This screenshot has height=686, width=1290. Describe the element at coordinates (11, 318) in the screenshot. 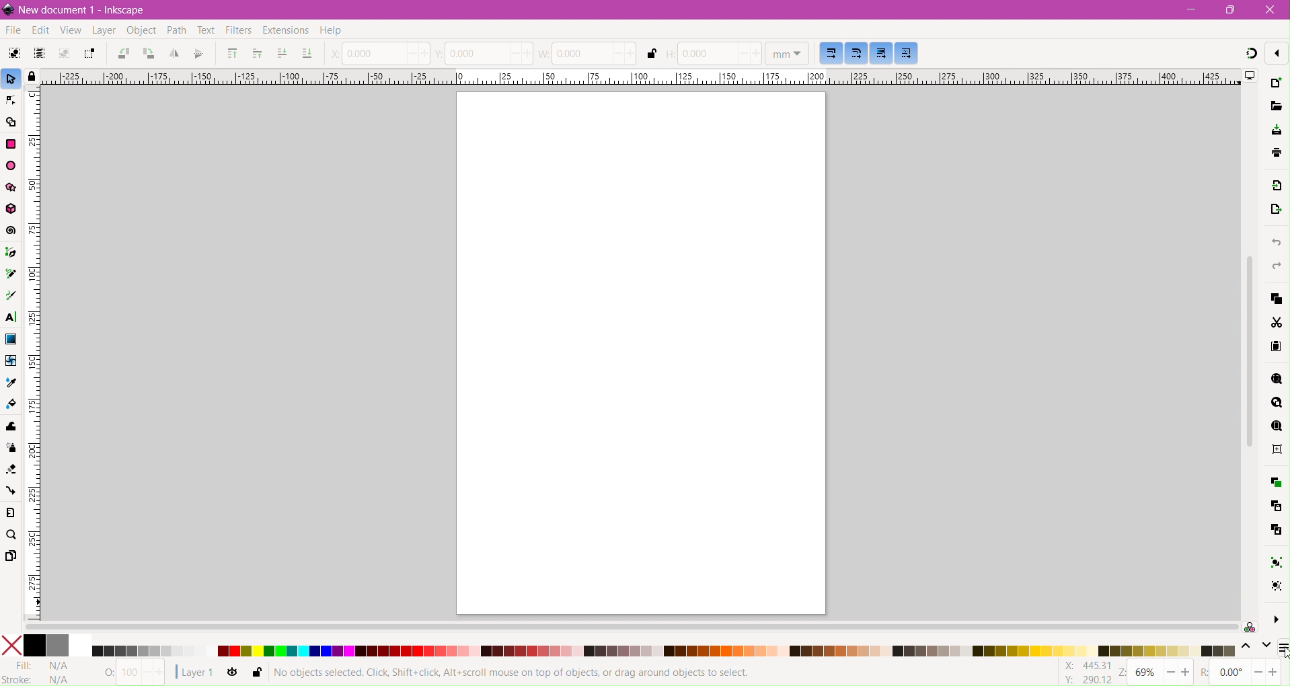

I see `Text Tool` at that location.